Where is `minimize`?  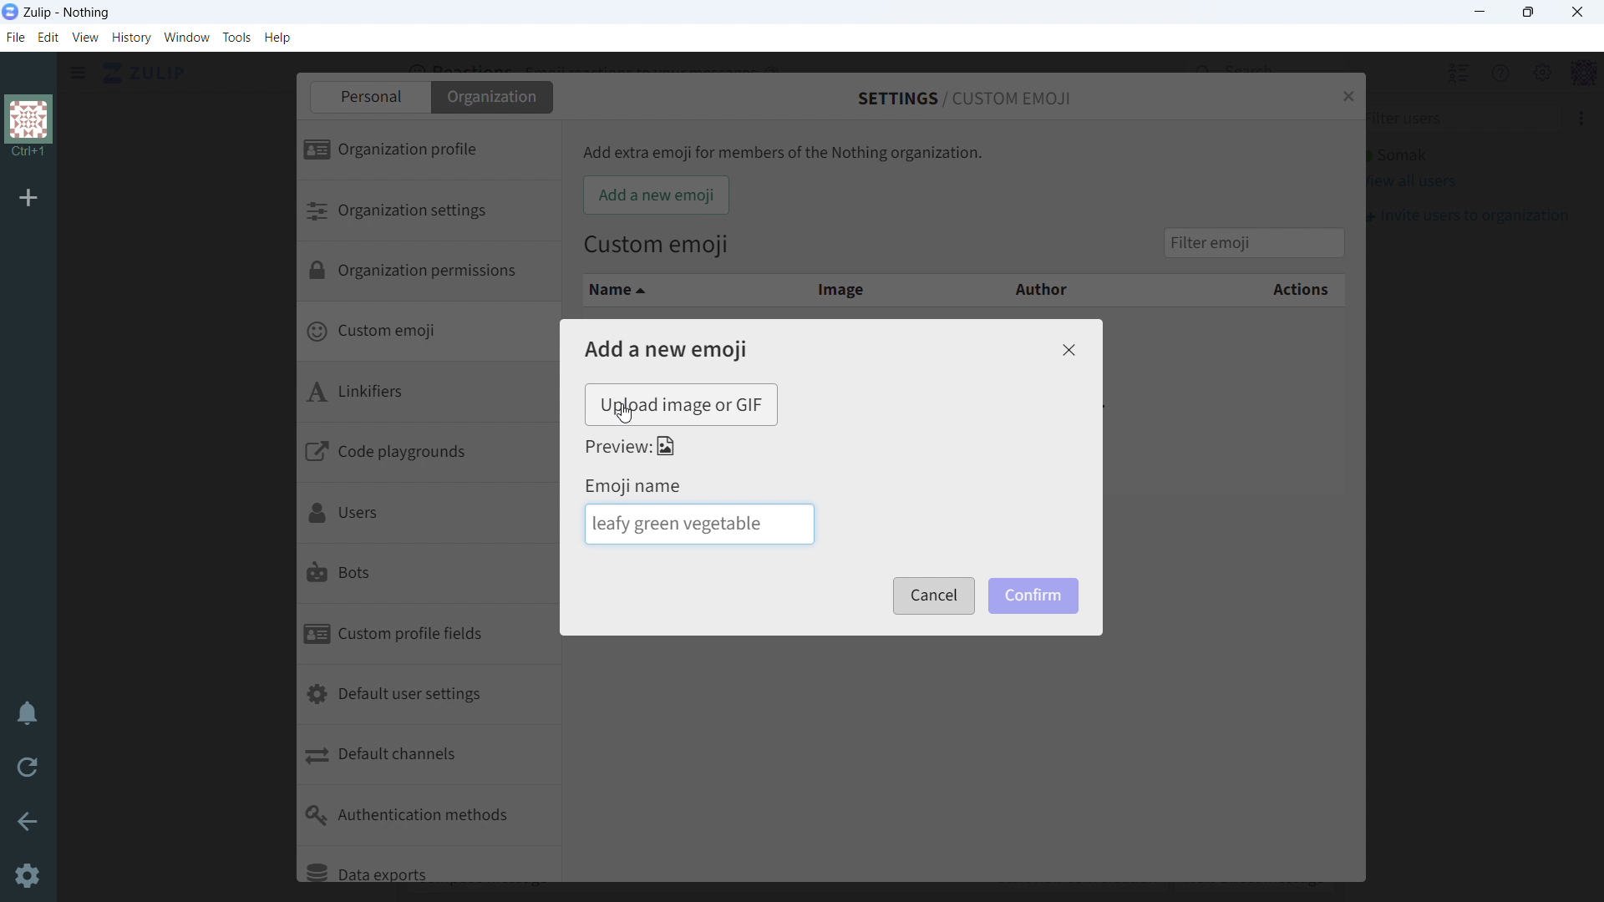 minimize is located at coordinates (1481, 12).